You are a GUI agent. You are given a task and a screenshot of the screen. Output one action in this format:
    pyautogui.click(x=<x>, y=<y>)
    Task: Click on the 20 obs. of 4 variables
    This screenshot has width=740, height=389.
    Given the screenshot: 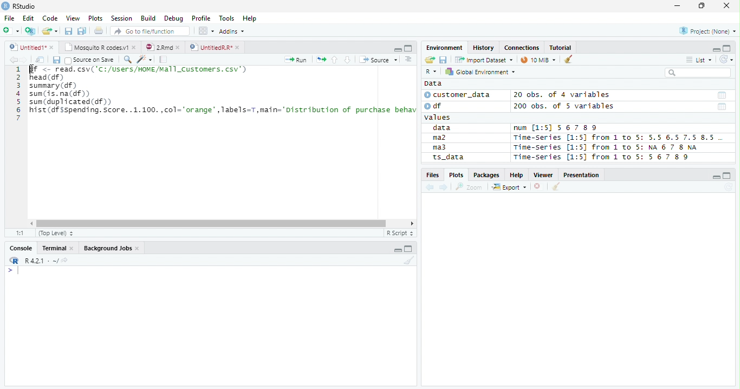 What is the action you would take?
    pyautogui.click(x=562, y=96)
    